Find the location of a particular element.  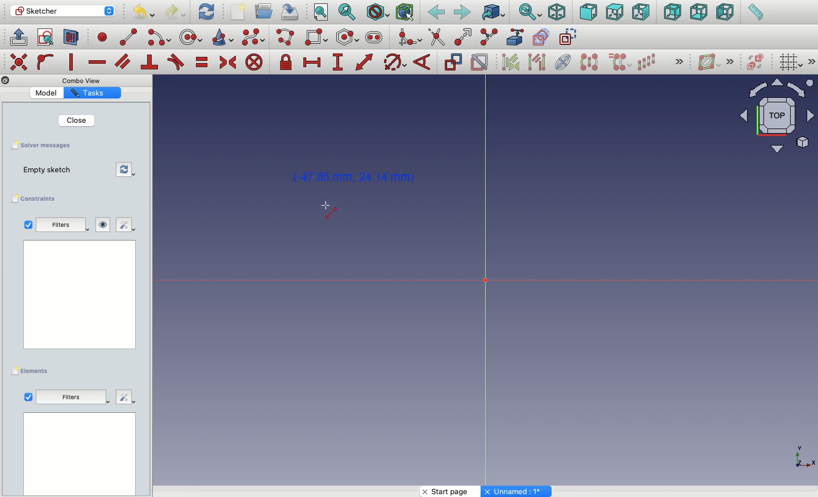

Filters is located at coordinates (64, 225).